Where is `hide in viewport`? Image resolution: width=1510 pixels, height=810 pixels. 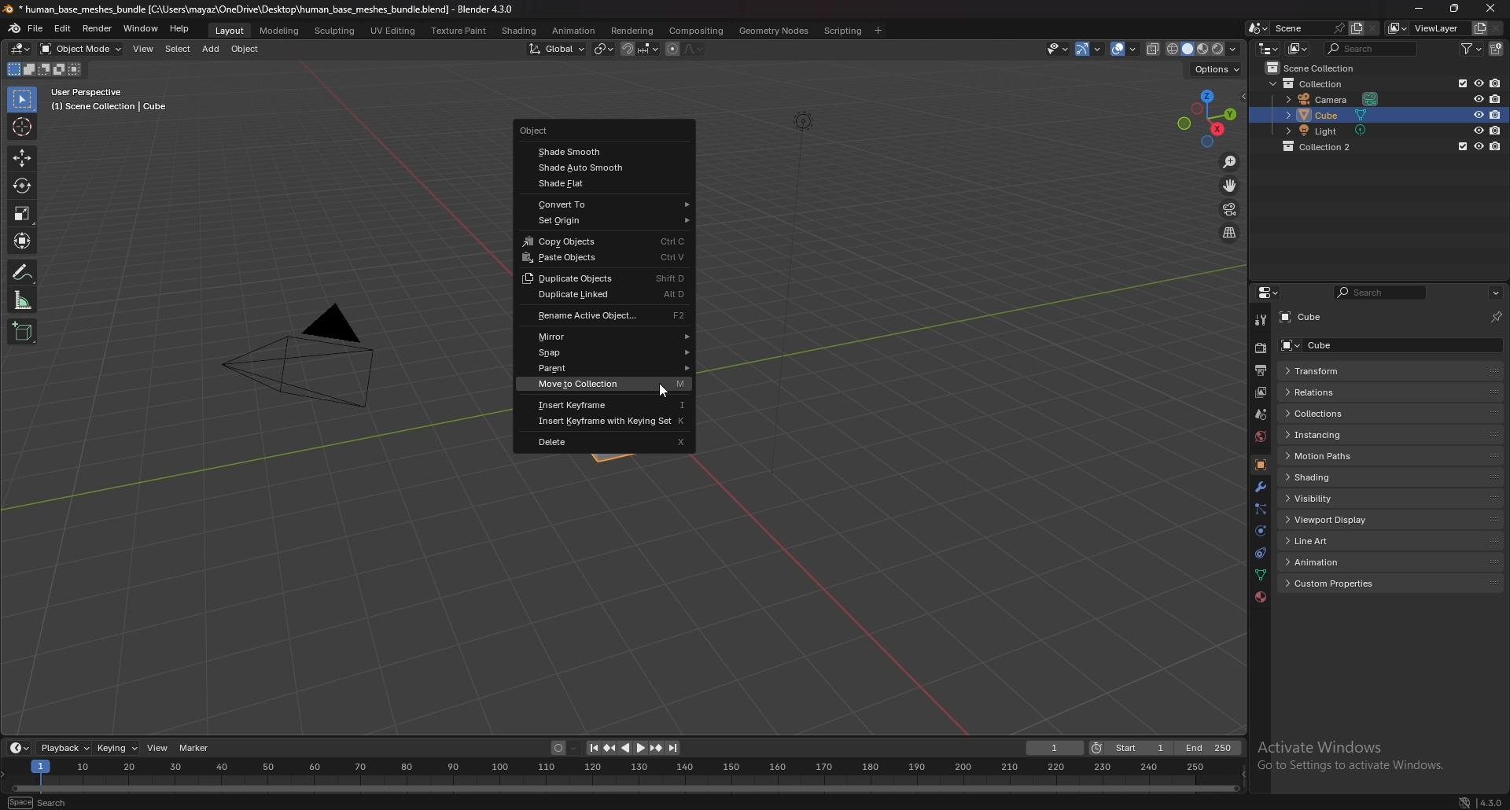 hide in viewport is located at coordinates (1479, 98).